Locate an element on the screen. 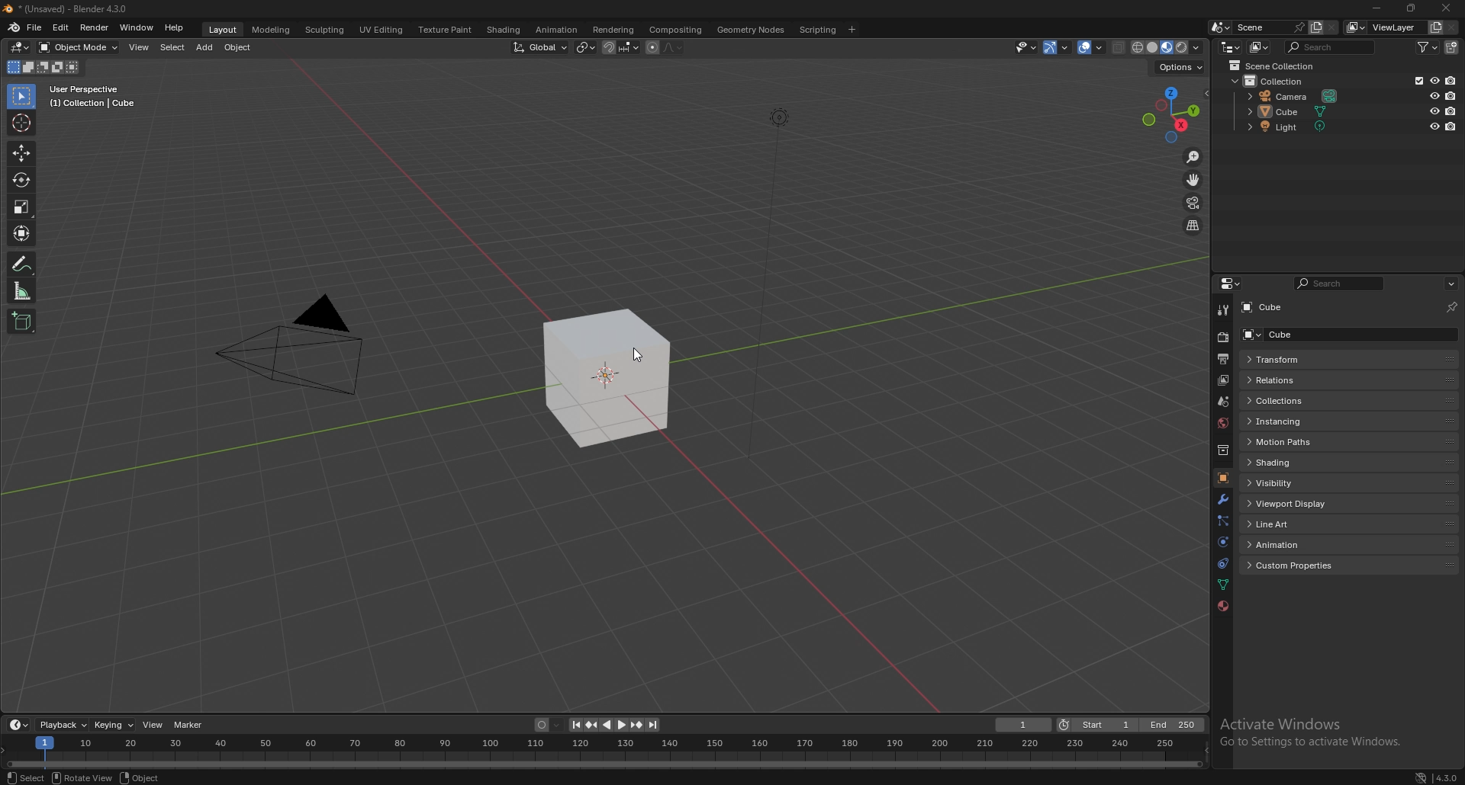 The height and width of the screenshot is (785, 1465). preset viewpoint is located at coordinates (1170, 114).